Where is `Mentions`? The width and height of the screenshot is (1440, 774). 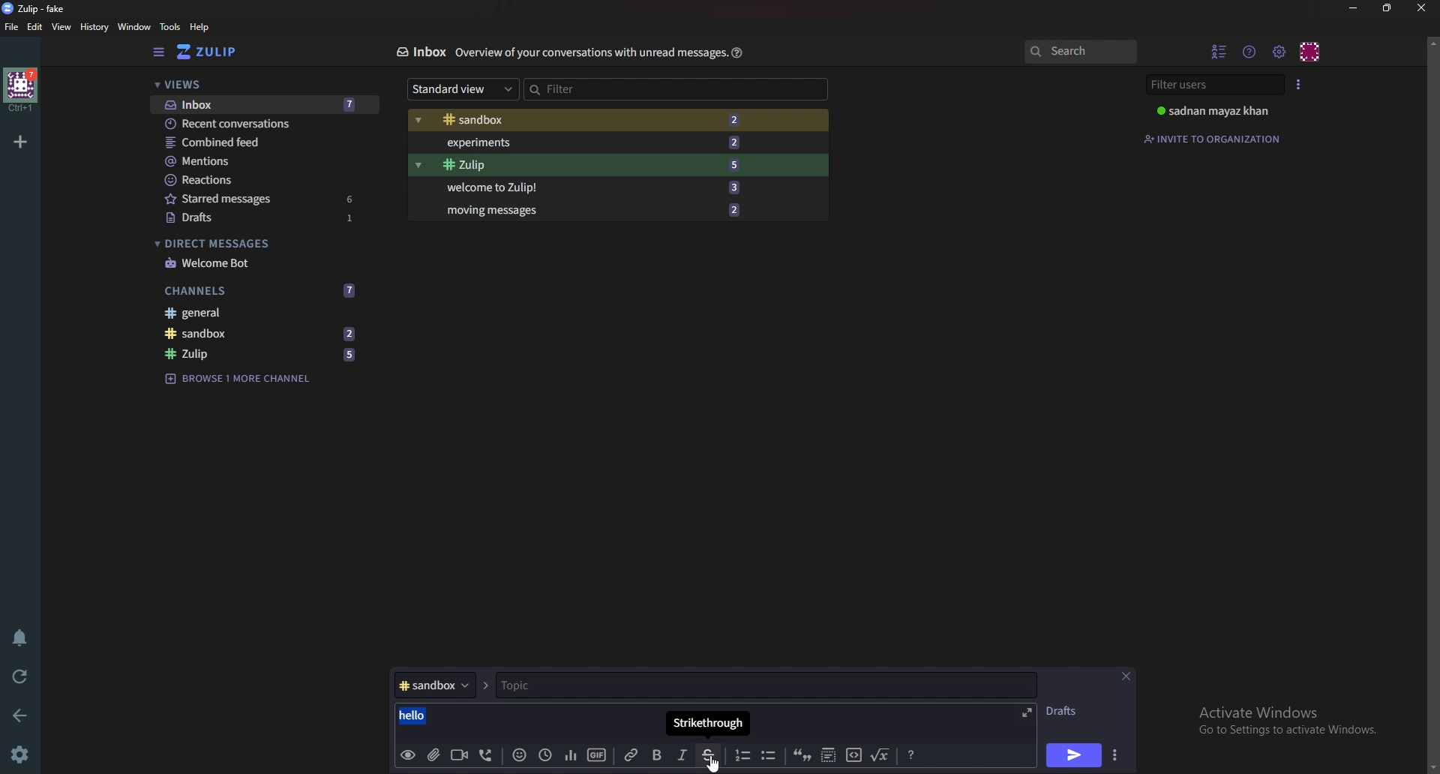 Mentions is located at coordinates (254, 160).